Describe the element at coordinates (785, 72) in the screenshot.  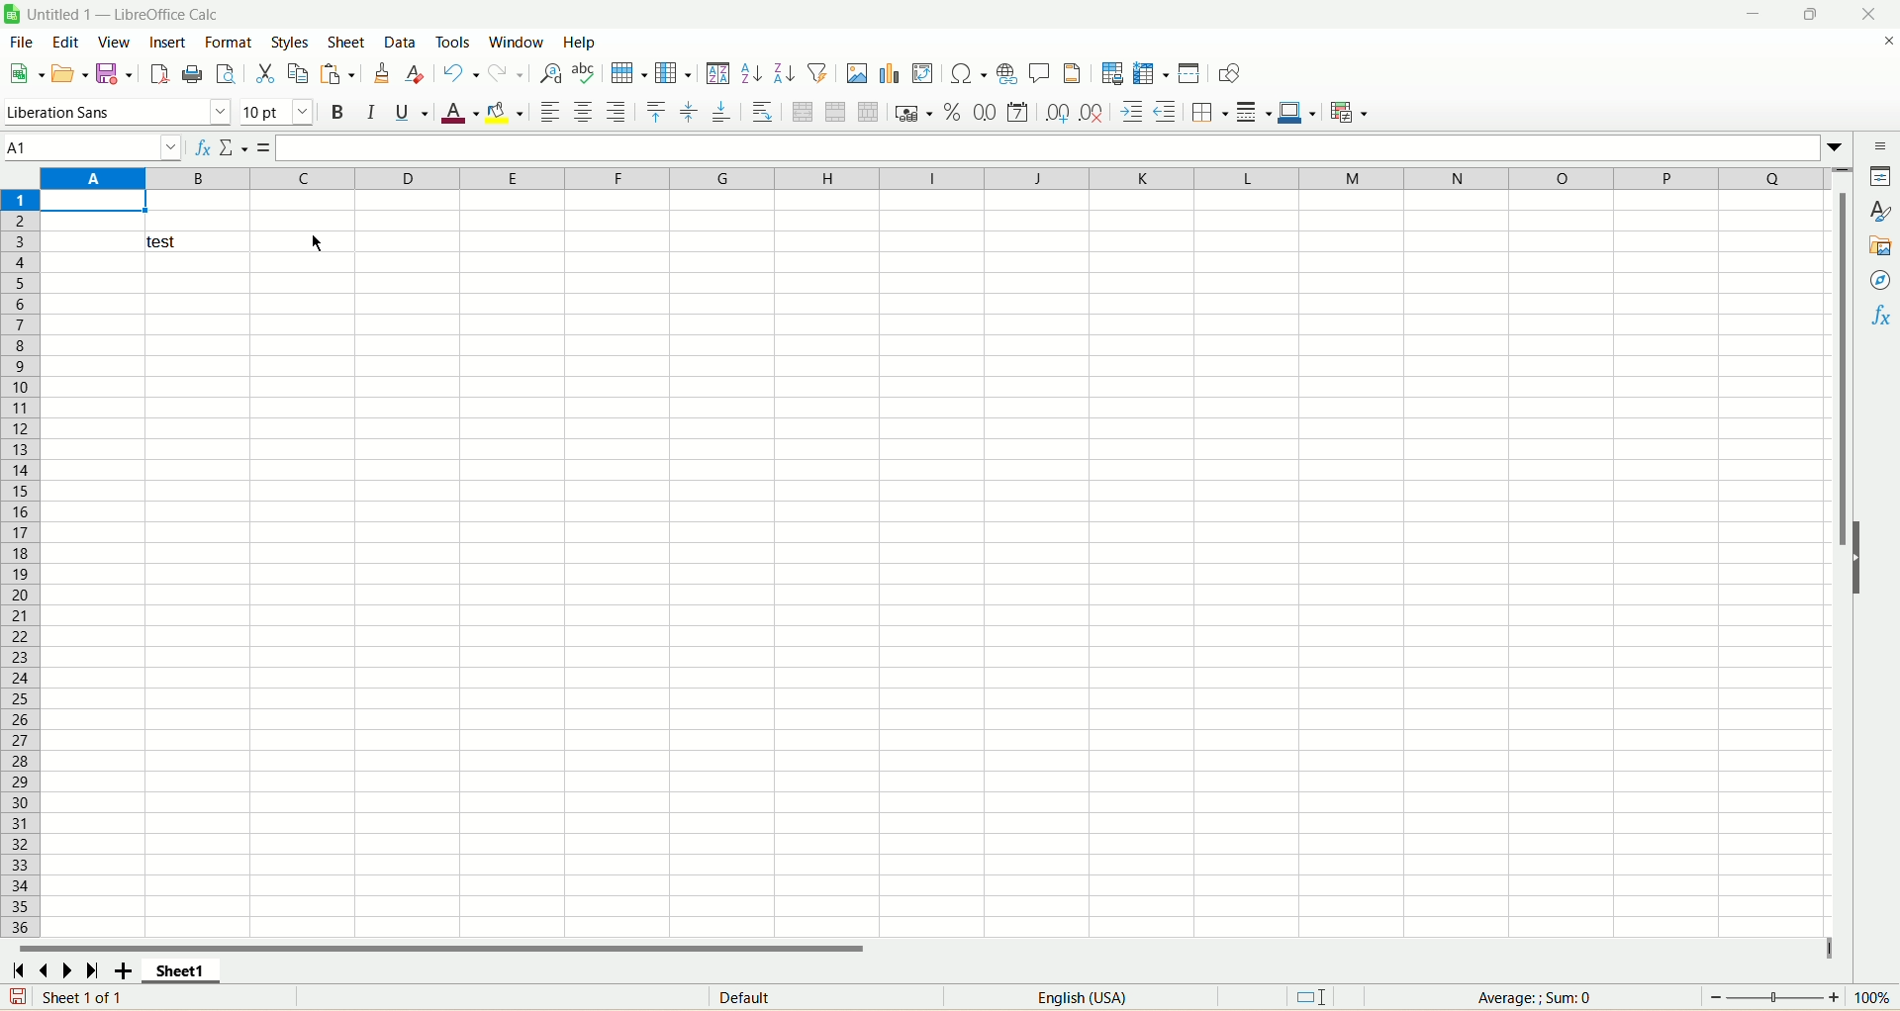
I see `Sort descending` at that location.